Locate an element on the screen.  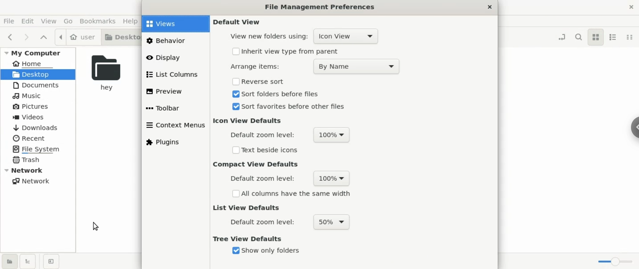
zoom is located at coordinates (614, 261).